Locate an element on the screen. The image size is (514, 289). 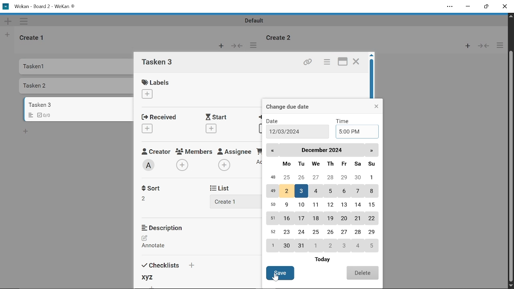
Sort is located at coordinates (148, 198).